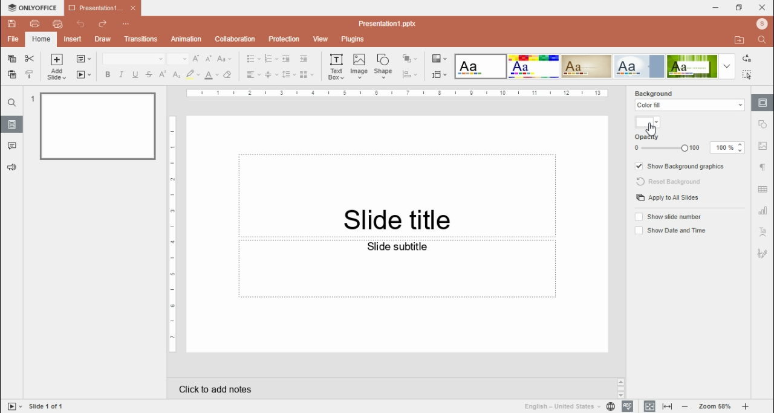 The image size is (774, 413). What do you see at coordinates (439, 59) in the screenshot?
I see `change color theme` at bounding box center [439, 59].